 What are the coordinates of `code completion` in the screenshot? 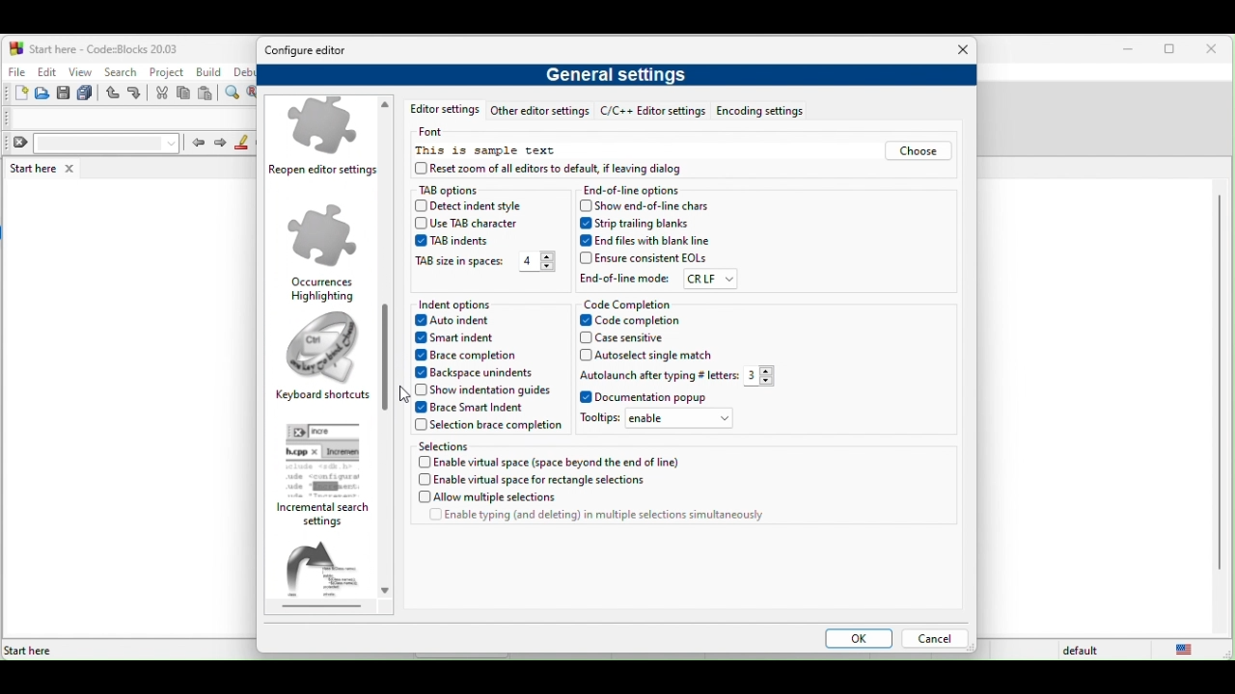 It's located at (630, 304).